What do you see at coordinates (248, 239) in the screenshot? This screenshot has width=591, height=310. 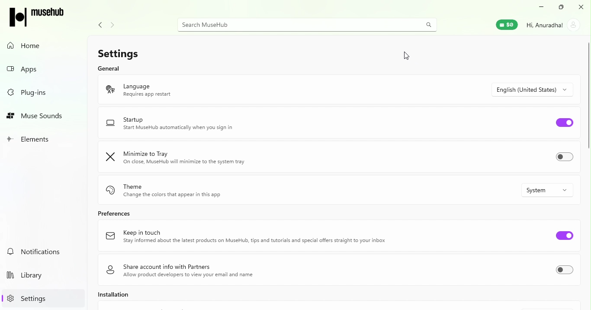 I see `Keep in touch` at bounding box center [248, 239].